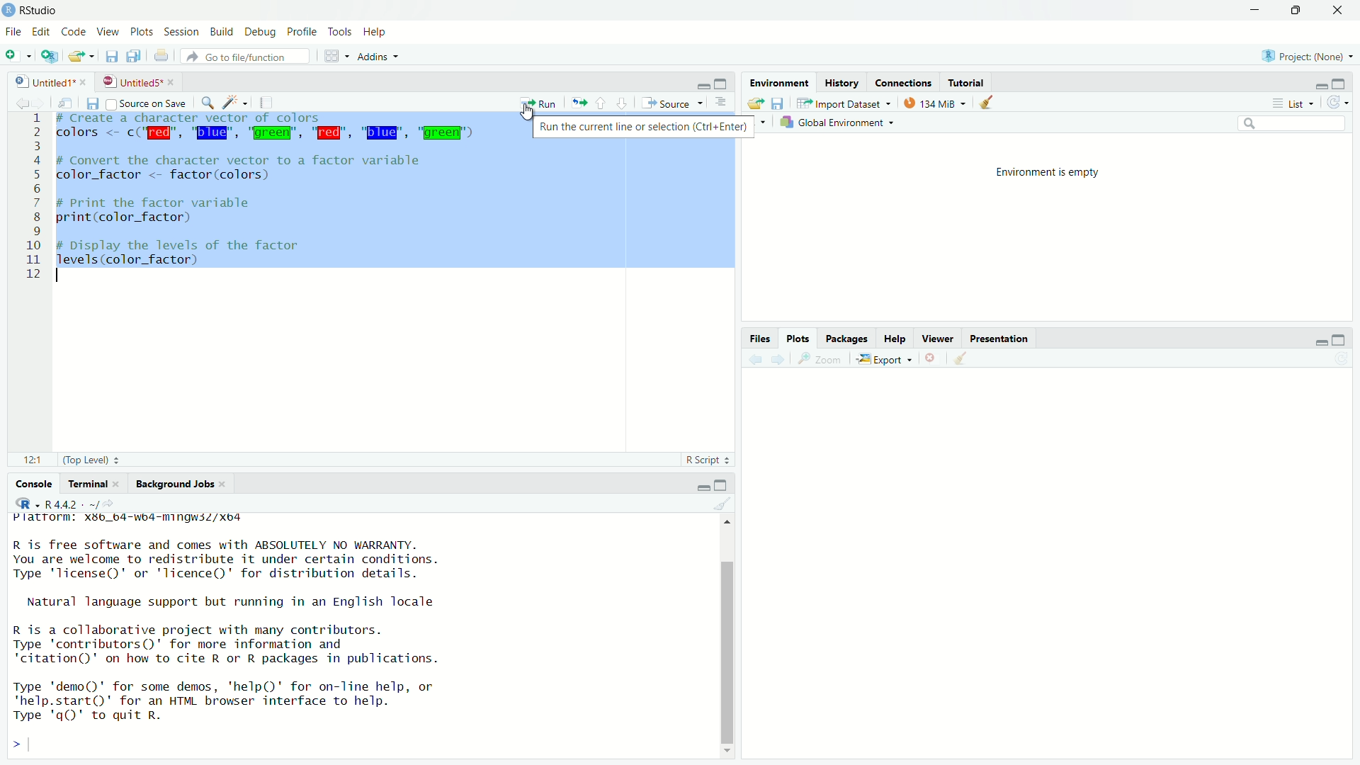  What do you see at coordinates (776, 358) in the screenshot?
I see `next plot` at bounding box center [776, 358].